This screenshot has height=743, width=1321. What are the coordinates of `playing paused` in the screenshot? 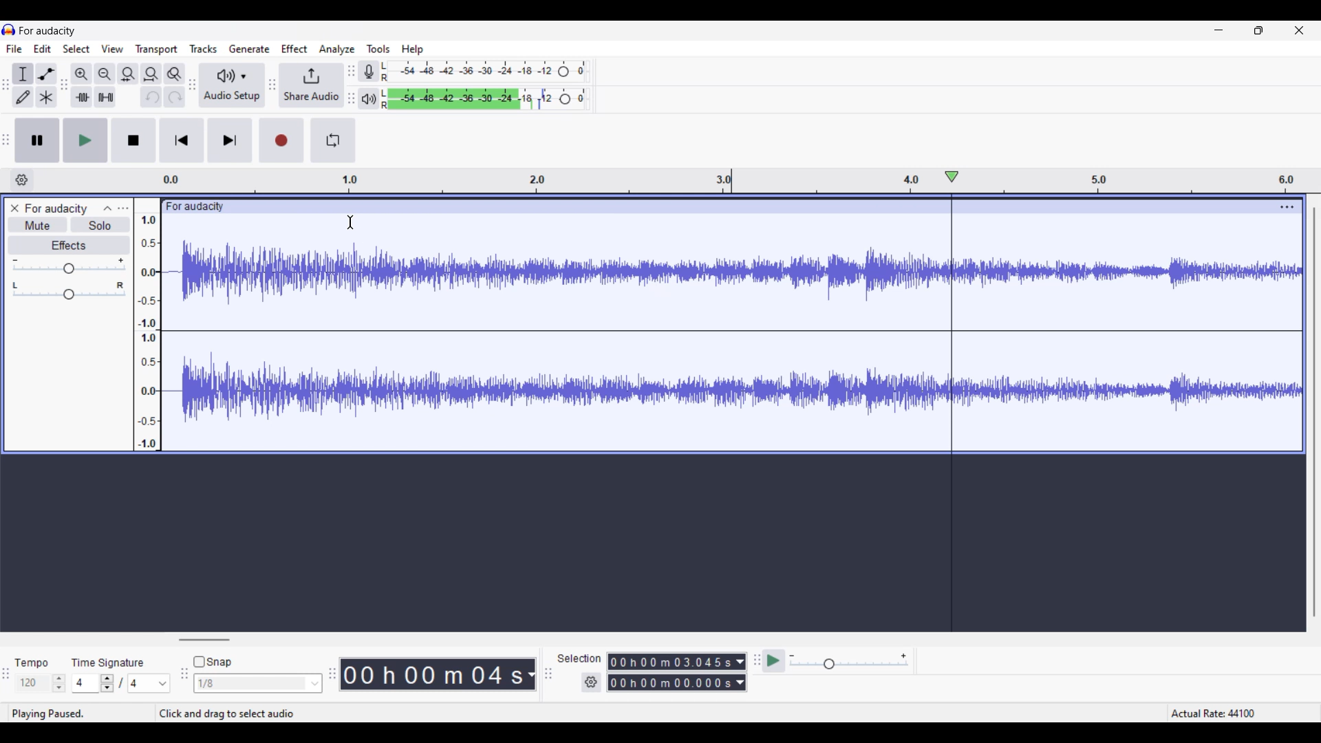 It's located at (55, 715).